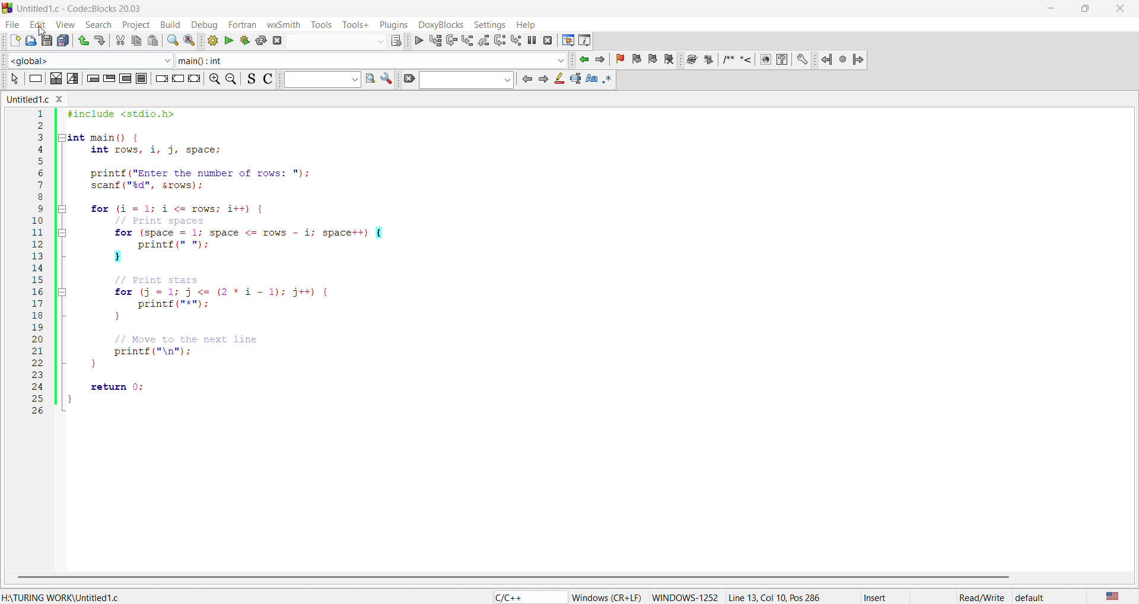 The width and height of the screenshot is (1139, 604). I want to click on jump backward, so click(582, 59).